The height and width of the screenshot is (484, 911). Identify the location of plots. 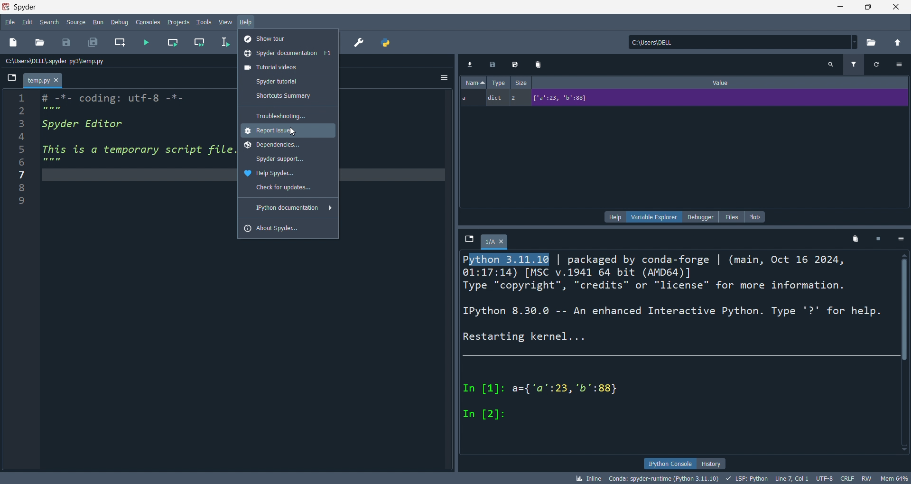
(756, 217).